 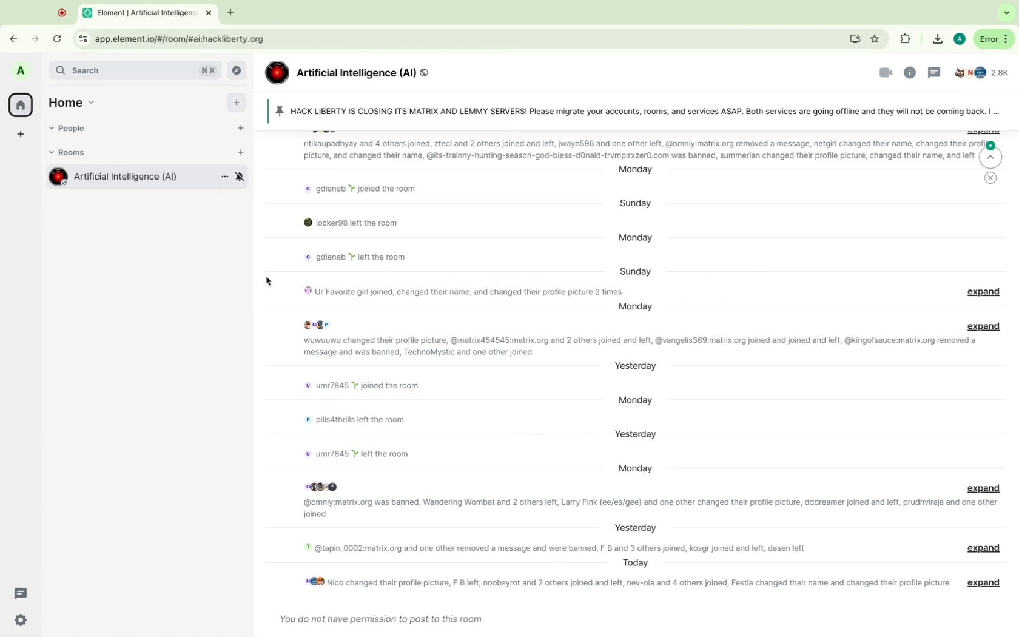 I want to click on day, so click(x=634, y=309).